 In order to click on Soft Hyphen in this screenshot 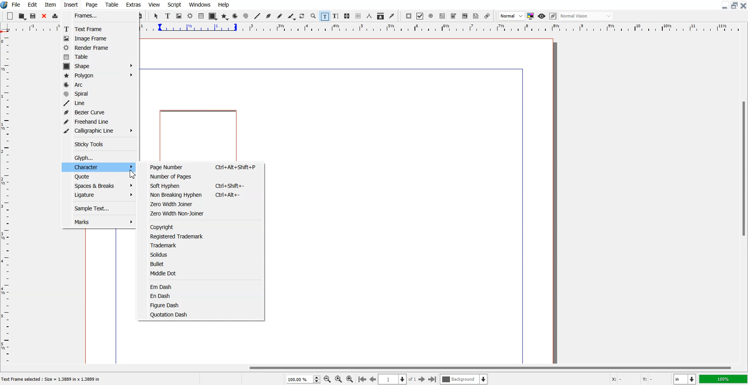, I will do `click(204, 185)`.